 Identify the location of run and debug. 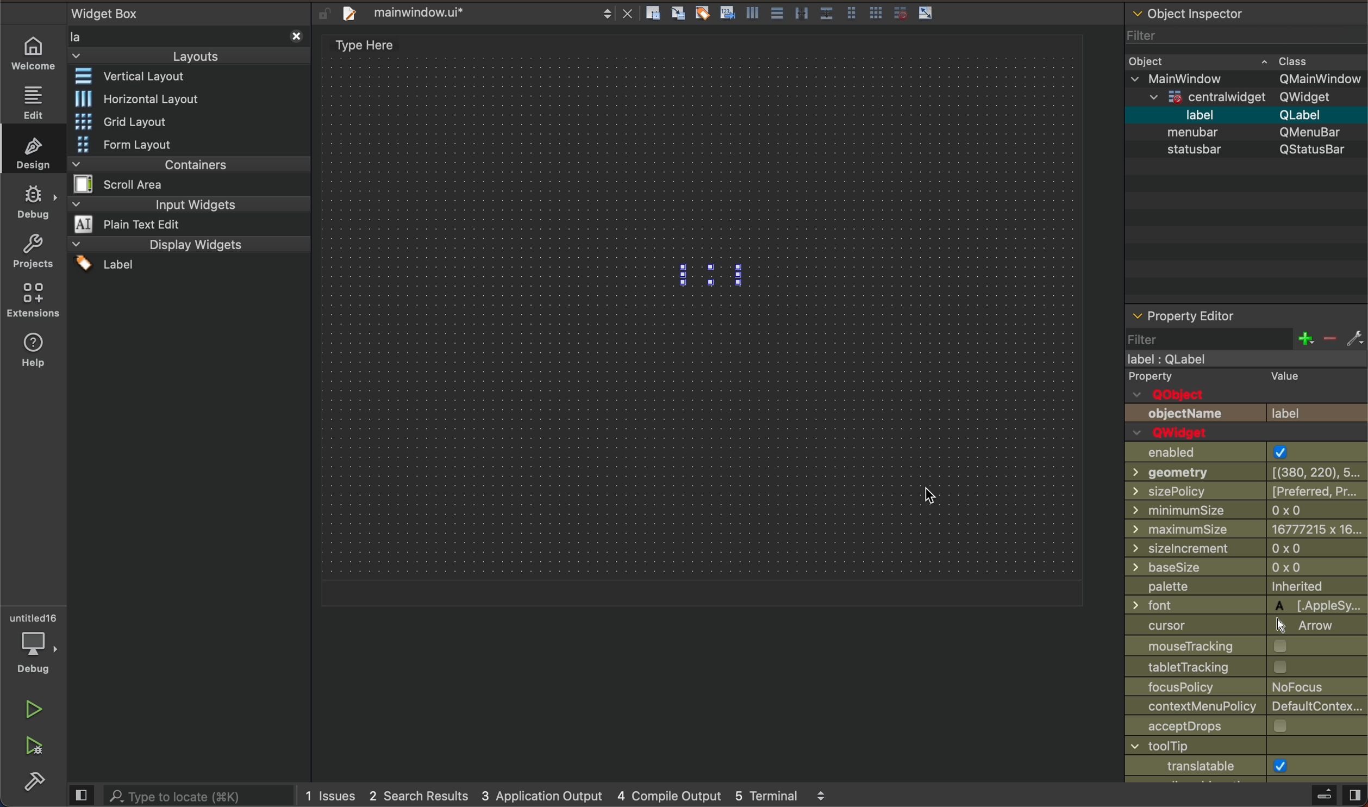
(35, 748).